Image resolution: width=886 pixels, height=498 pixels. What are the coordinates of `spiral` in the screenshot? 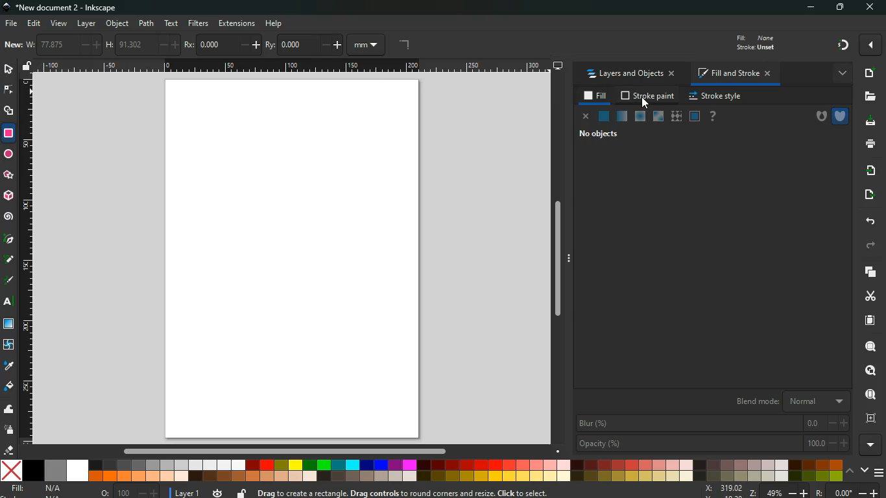 It's located at (10, 217).